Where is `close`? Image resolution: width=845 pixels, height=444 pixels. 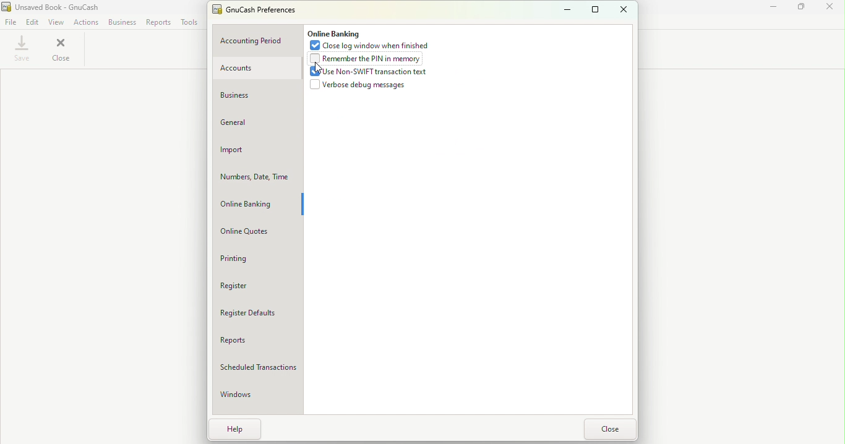
close is located at coordinates (609, 429).